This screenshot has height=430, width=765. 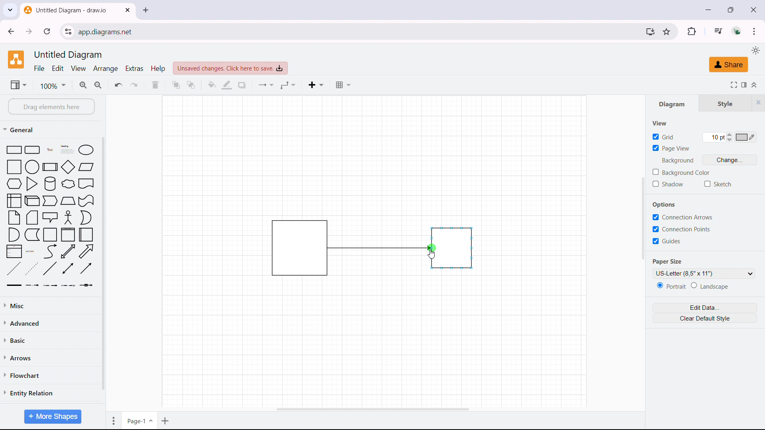 What do you see at coordinates (69, 55) in the screenshot?
I see `document title` at bounding box center [69, 55].